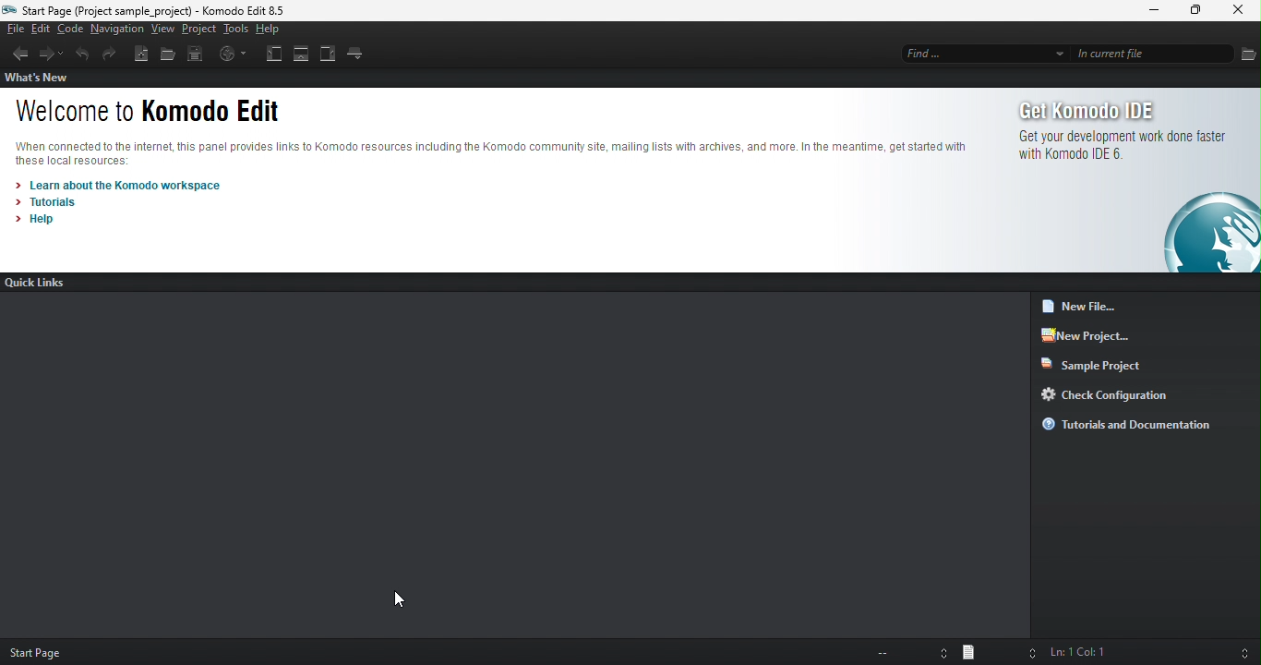  What do you see at coordinates (1242, 652) in the screenshot?
I see `syntax checking` at bounding box center [1242, 652].